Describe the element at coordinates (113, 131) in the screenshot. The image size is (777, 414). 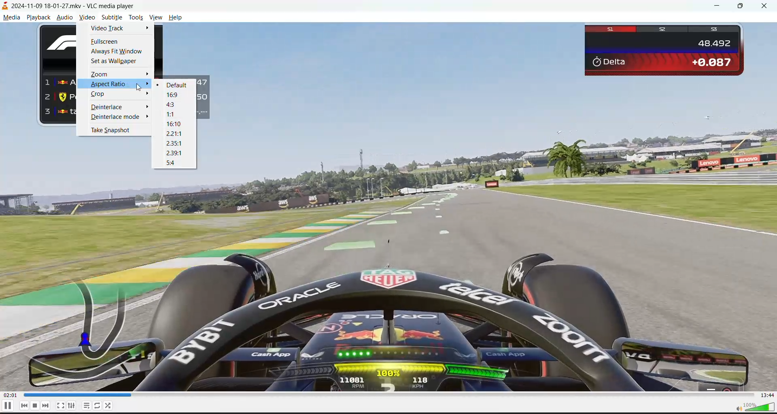
I see `take snapshot` at that location.